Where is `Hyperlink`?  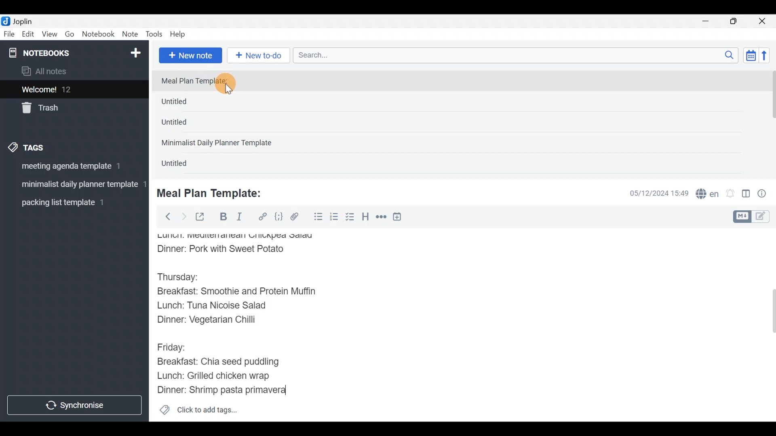
Hyperlink is located at coordinates (263, 217).